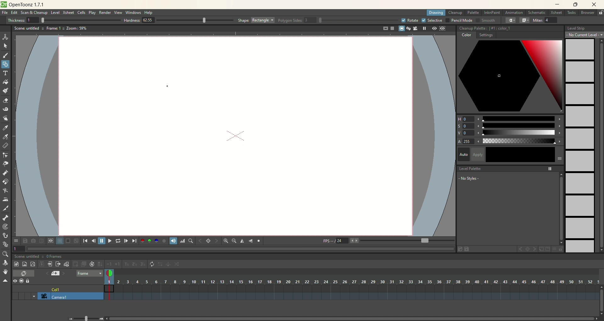 The height and width of the screenshot is (321, 604). What do you see at coordinates (31, 296) in the screenshot?
I see `camera1` at bounding box center [31, 296].